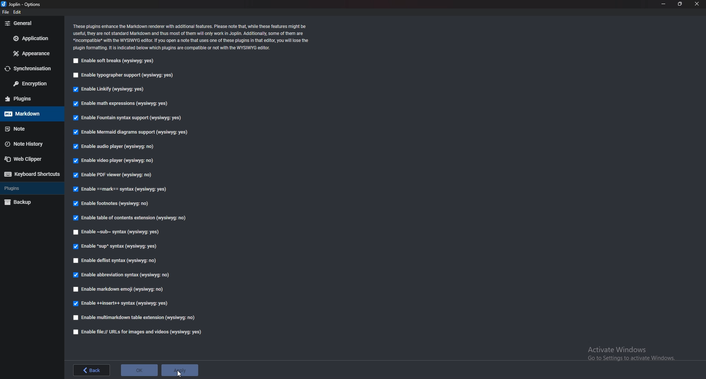  Describe the element at coordinates (30, 69) in the screenshot. I see `Synchronization` at that location.